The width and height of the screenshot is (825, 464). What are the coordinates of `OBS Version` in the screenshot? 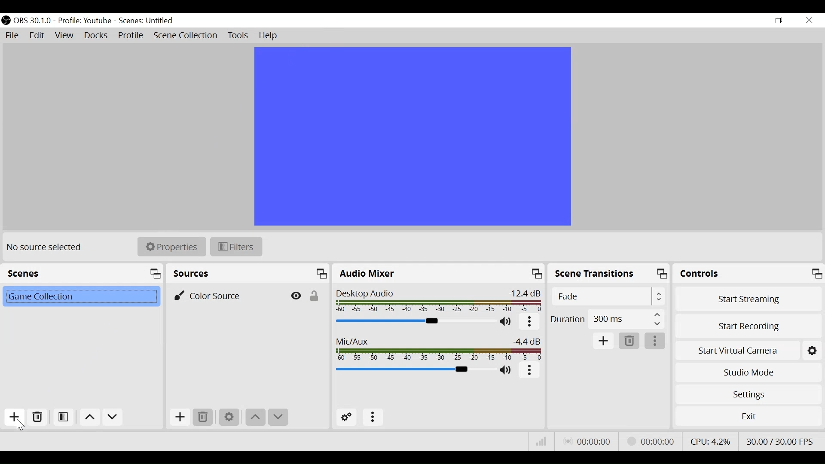 It's located at (34, 20).